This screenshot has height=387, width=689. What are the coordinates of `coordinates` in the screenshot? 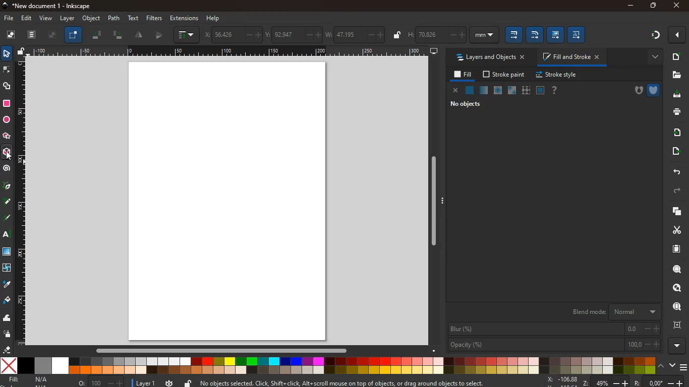 It's located at (296, 34).